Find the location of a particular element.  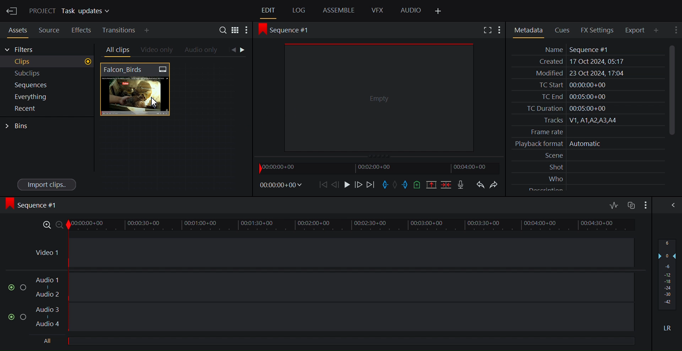

Audio track 3, Audio track 4 is located at coordinates (335, 317).